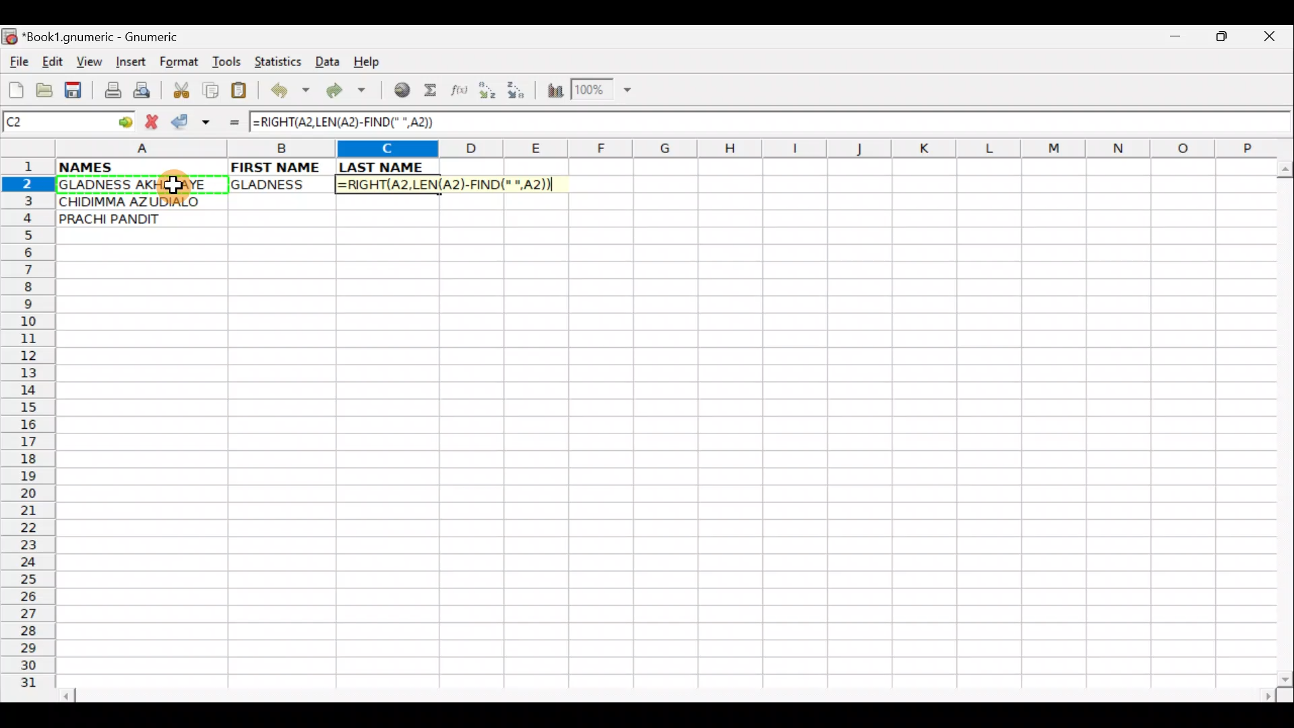 This screenshot has height=728, width=1294. Describe the element at coordinates (76, 91) in the screenshot. I see `Save current workbook` at that location.